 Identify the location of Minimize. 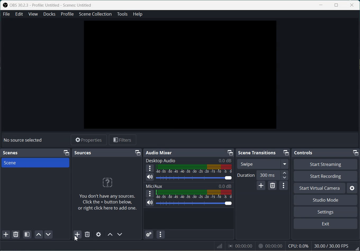
(356, 152).